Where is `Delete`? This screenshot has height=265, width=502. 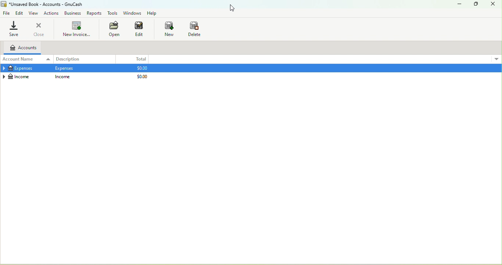 Delete is located at coordinates (195, 29).